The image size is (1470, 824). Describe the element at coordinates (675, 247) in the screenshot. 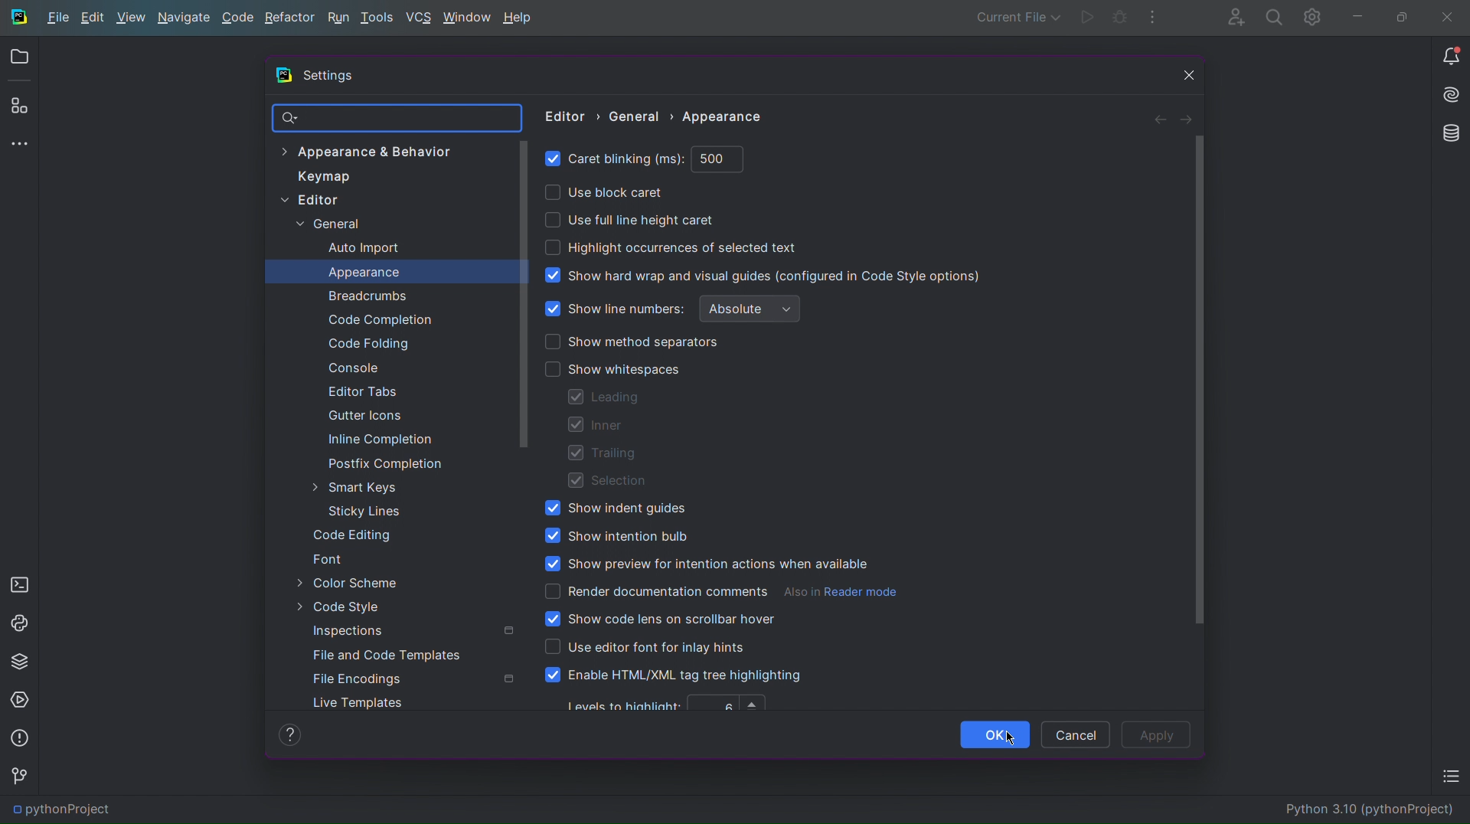

I see `Highlight occurrences of selected text` at that location.